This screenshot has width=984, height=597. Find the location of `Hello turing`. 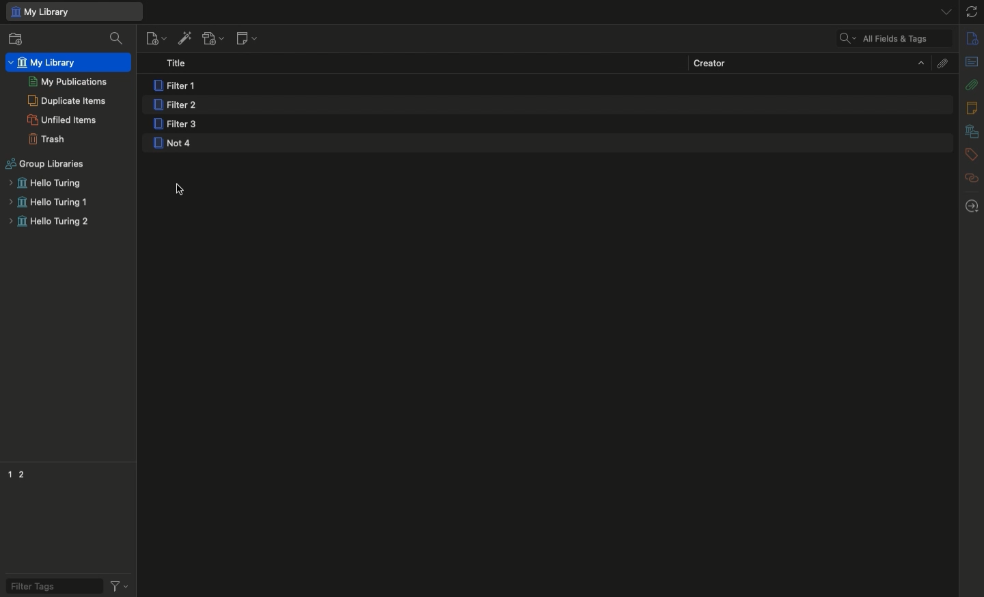

Hello turing is located at coordinates (46, 184).